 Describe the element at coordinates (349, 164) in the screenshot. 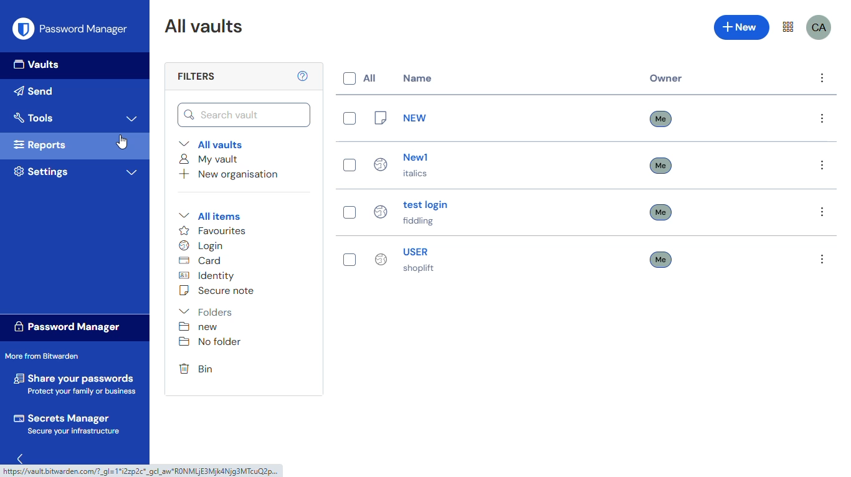

I see `checkbox` at that location.